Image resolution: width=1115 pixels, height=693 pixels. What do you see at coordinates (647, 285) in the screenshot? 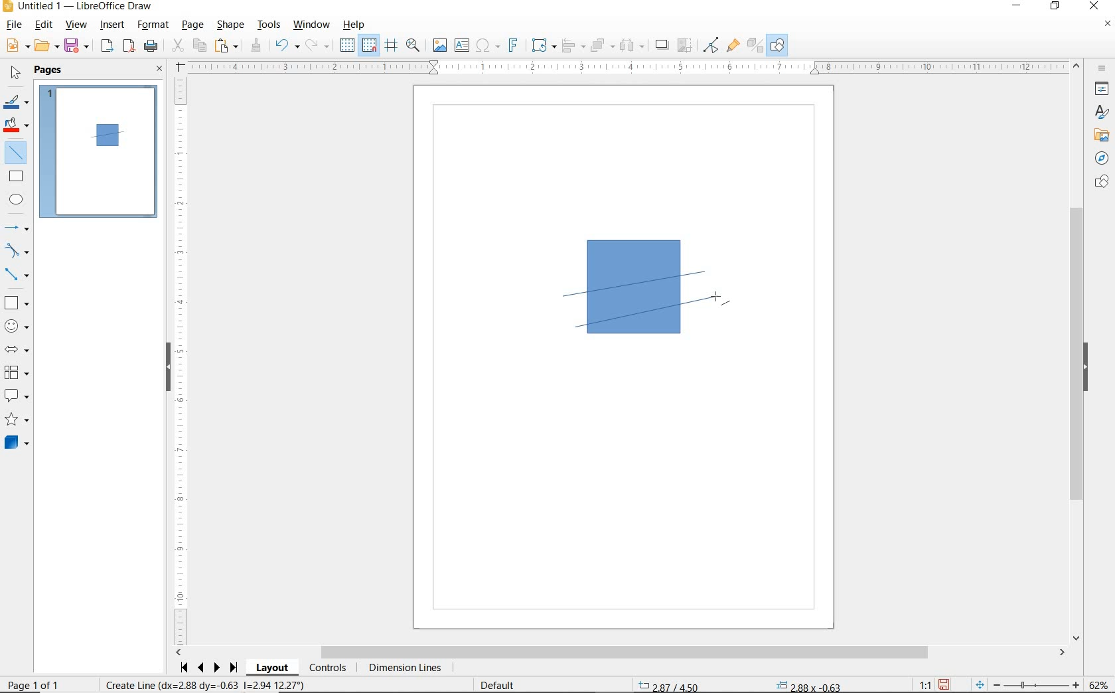
I see `LINE` at bounding box center [647, 285].